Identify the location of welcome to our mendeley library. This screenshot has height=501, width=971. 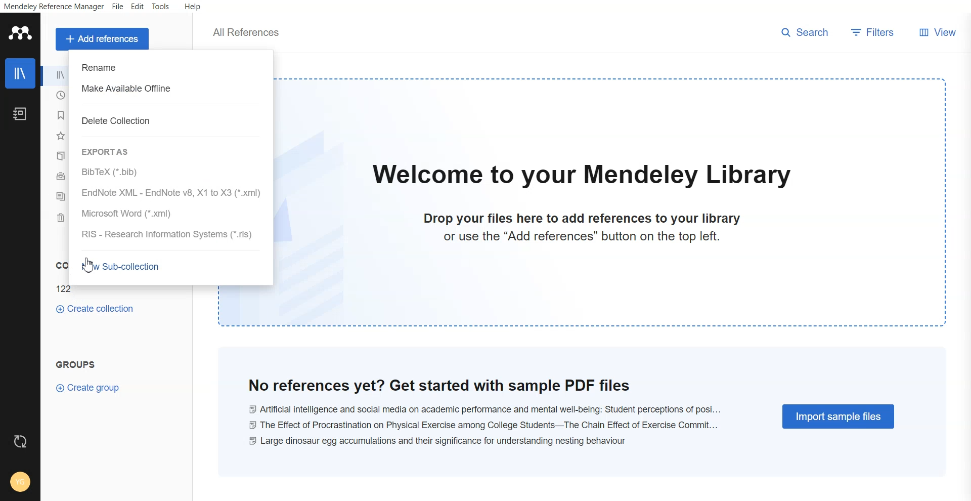
(582, 175).